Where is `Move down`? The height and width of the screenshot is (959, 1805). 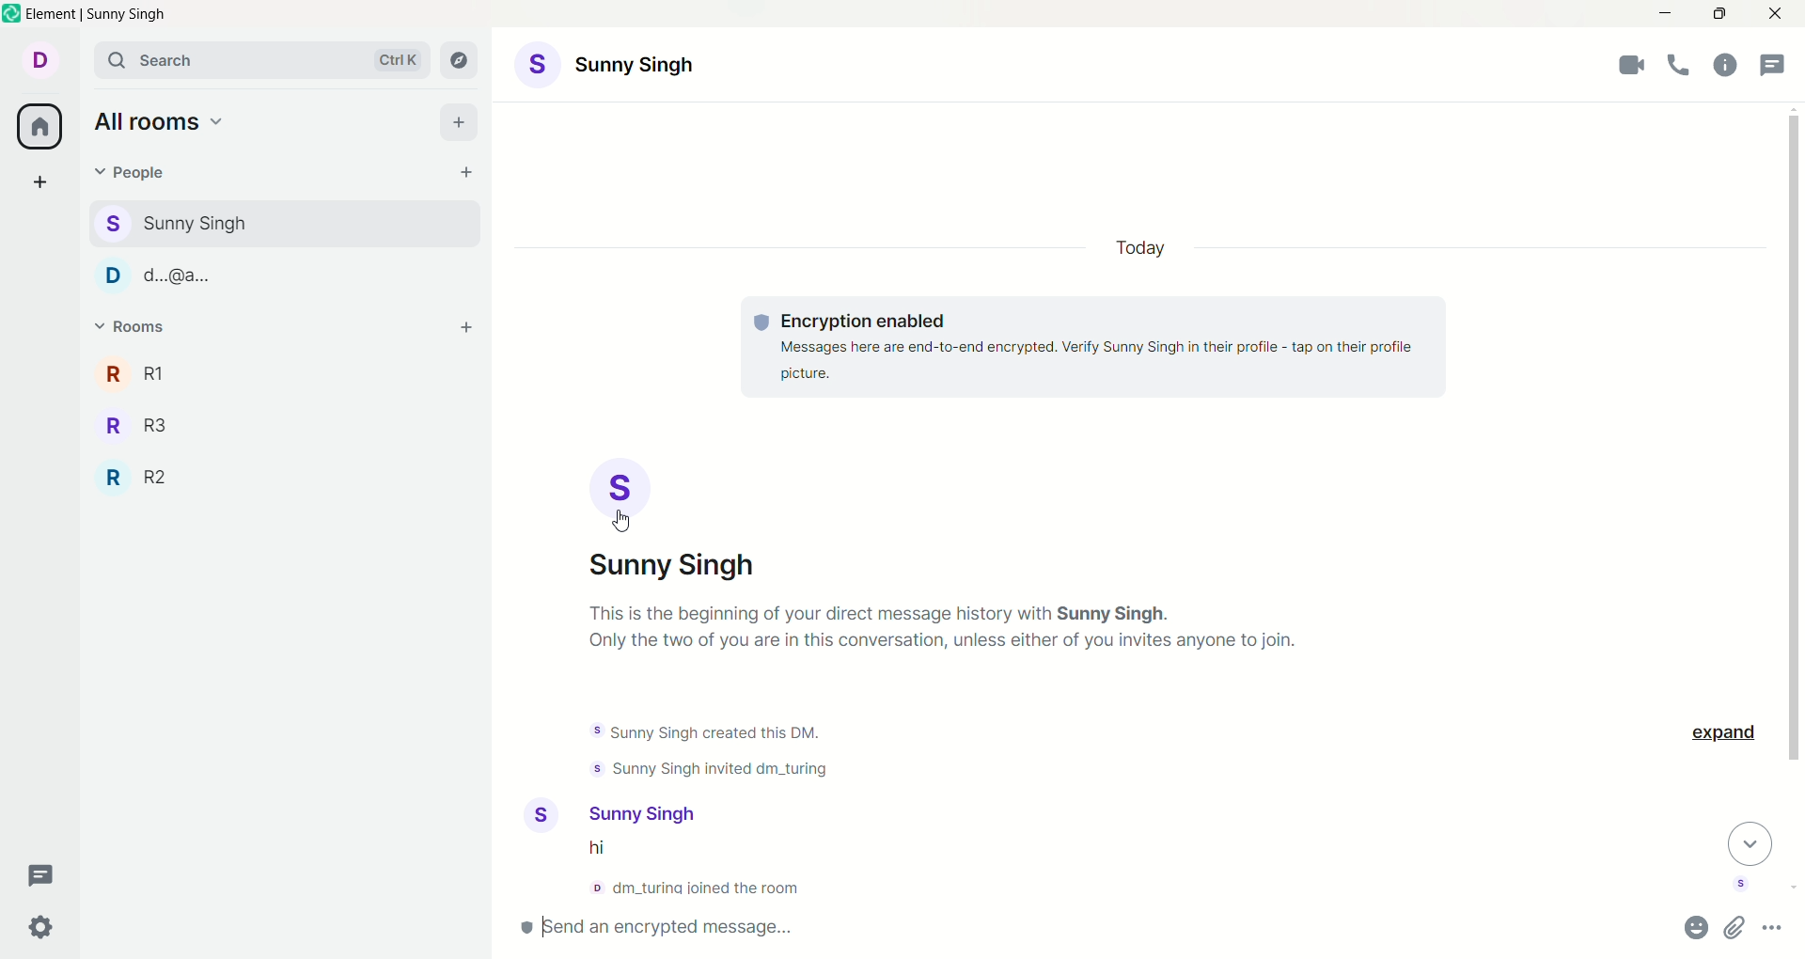
Move down is located at coordinates (1751, 842).